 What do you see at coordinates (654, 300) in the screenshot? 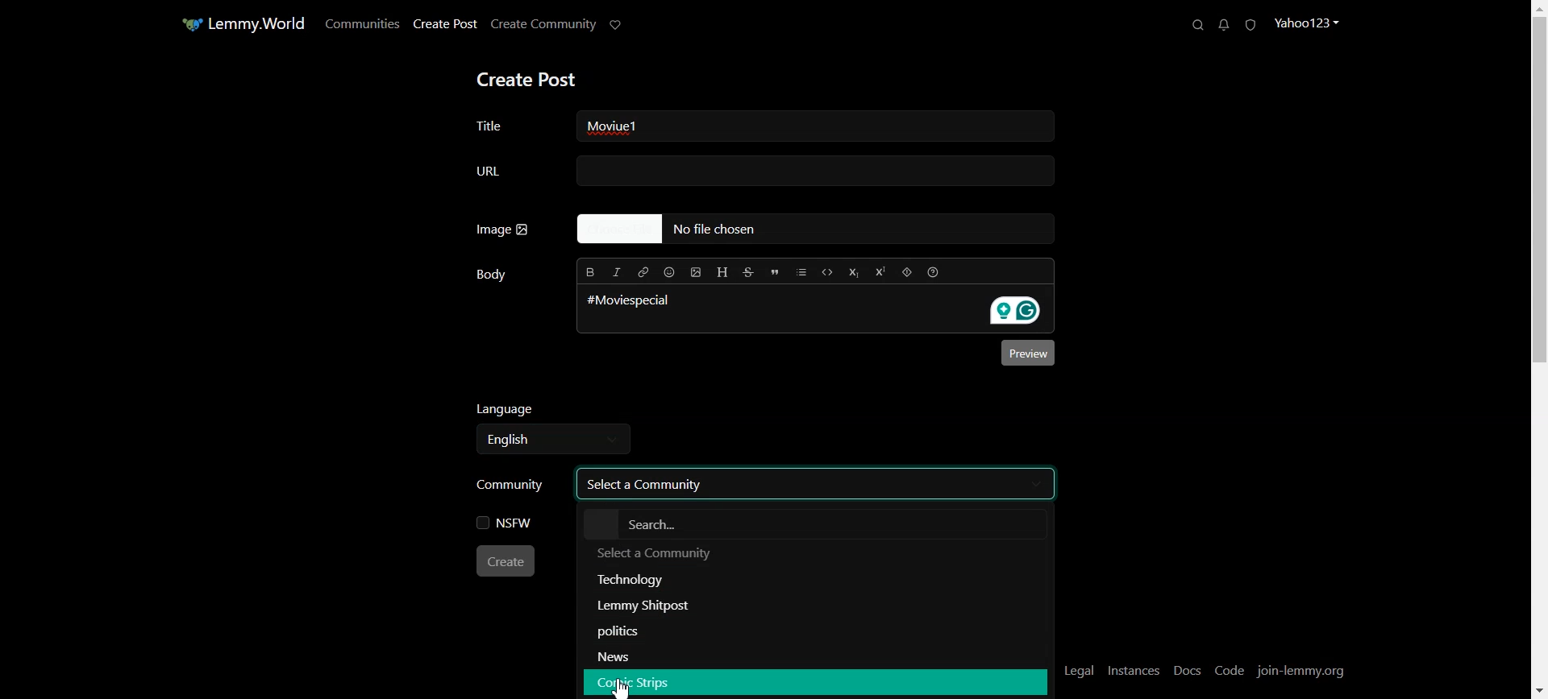
I see `#Moviespecial` at bounding box center [654, 300].